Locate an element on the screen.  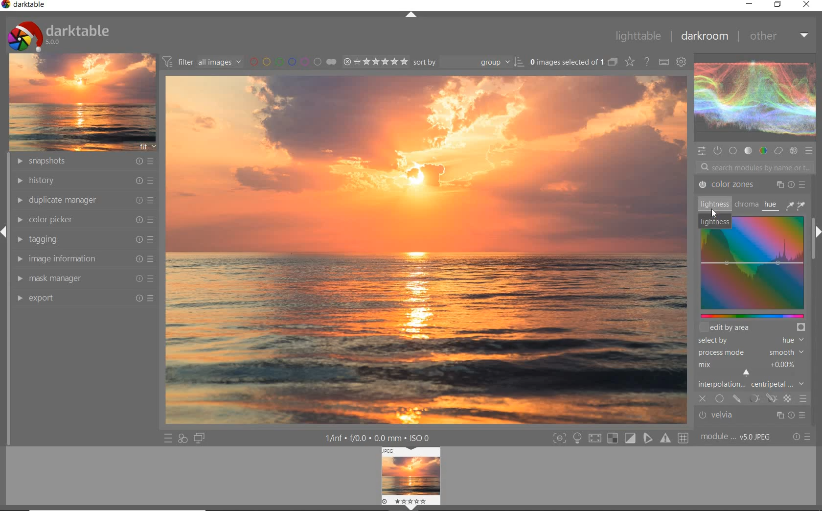
OTHER INTERFACE DETAIL is located at coordinates (380, 438).